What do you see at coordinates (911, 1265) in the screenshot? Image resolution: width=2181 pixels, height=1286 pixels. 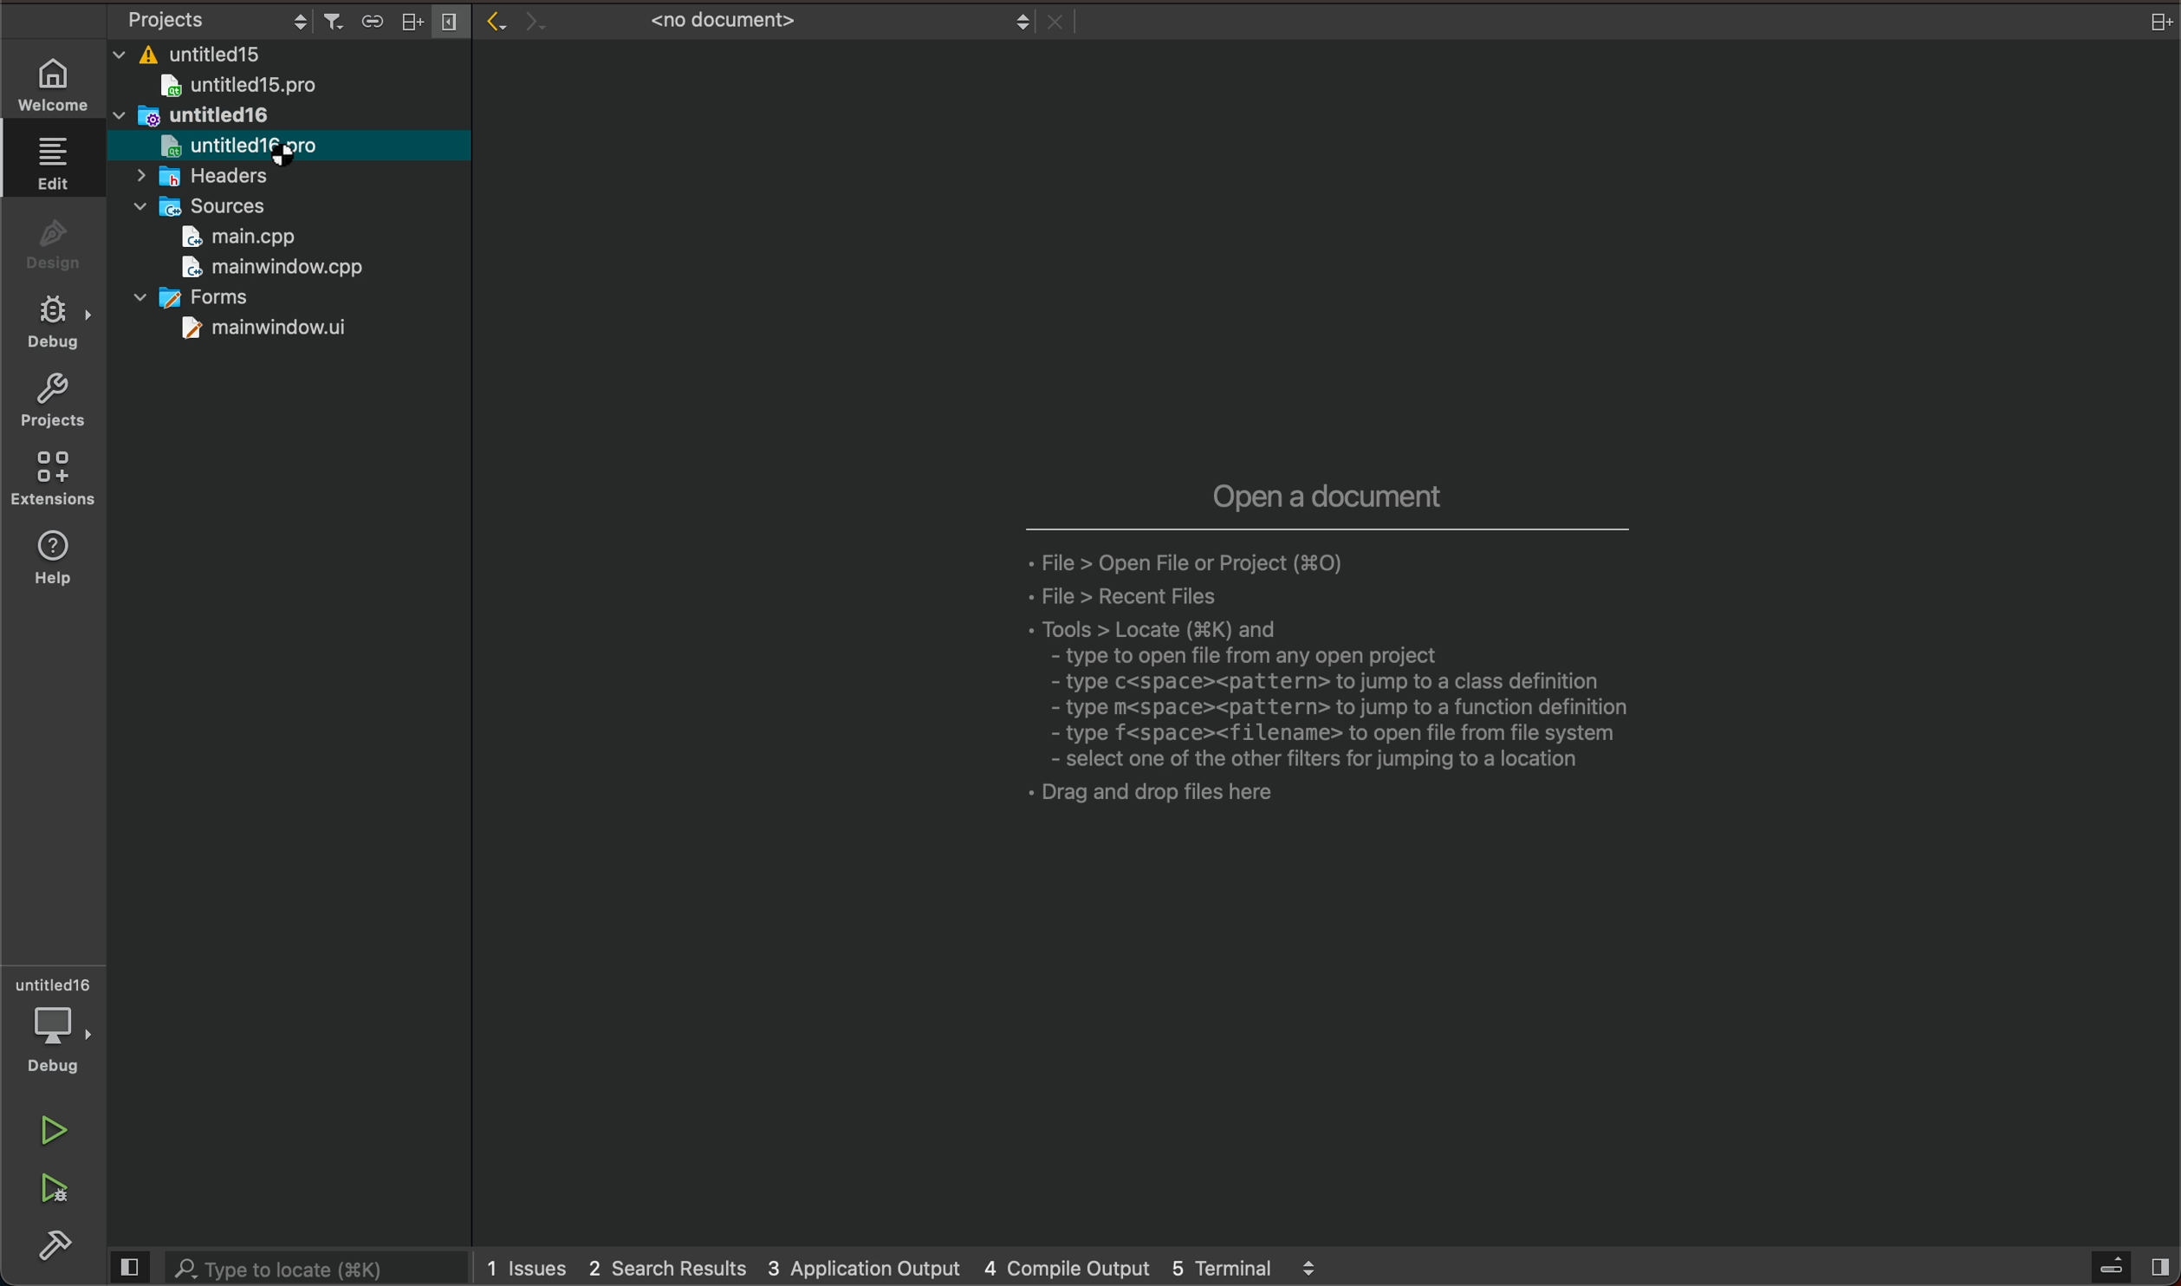 I see `logs` at bounding box center [911, 1265].